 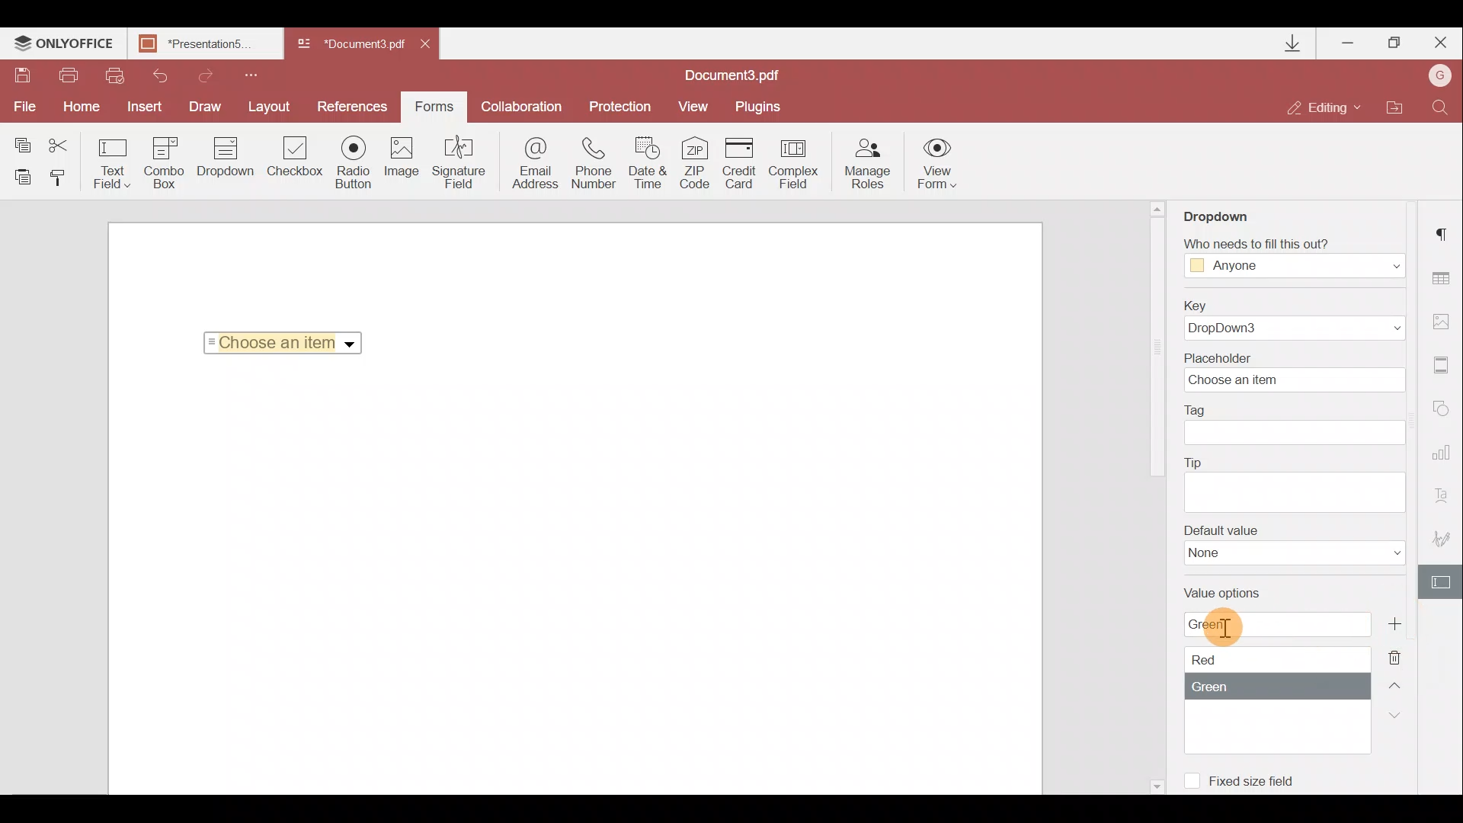 I want to click on Redo, so click(x=206, y=74).